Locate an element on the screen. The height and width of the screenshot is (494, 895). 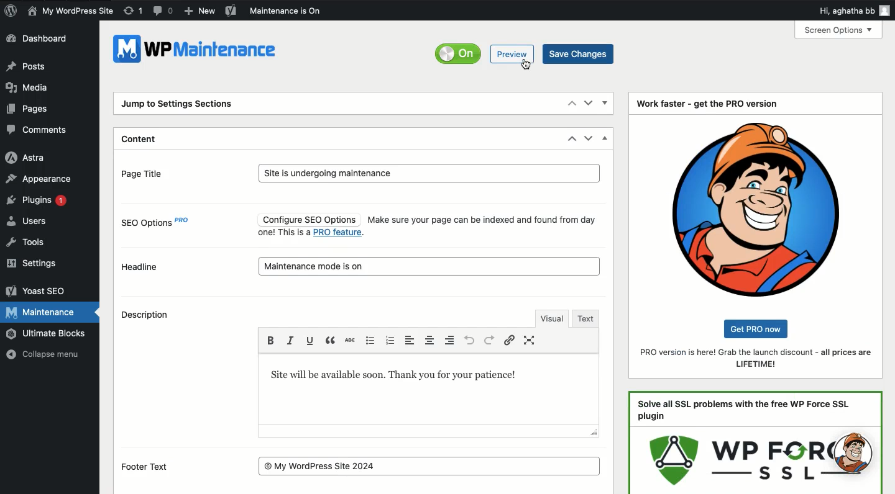
Content is located at coordinates (142, 140).